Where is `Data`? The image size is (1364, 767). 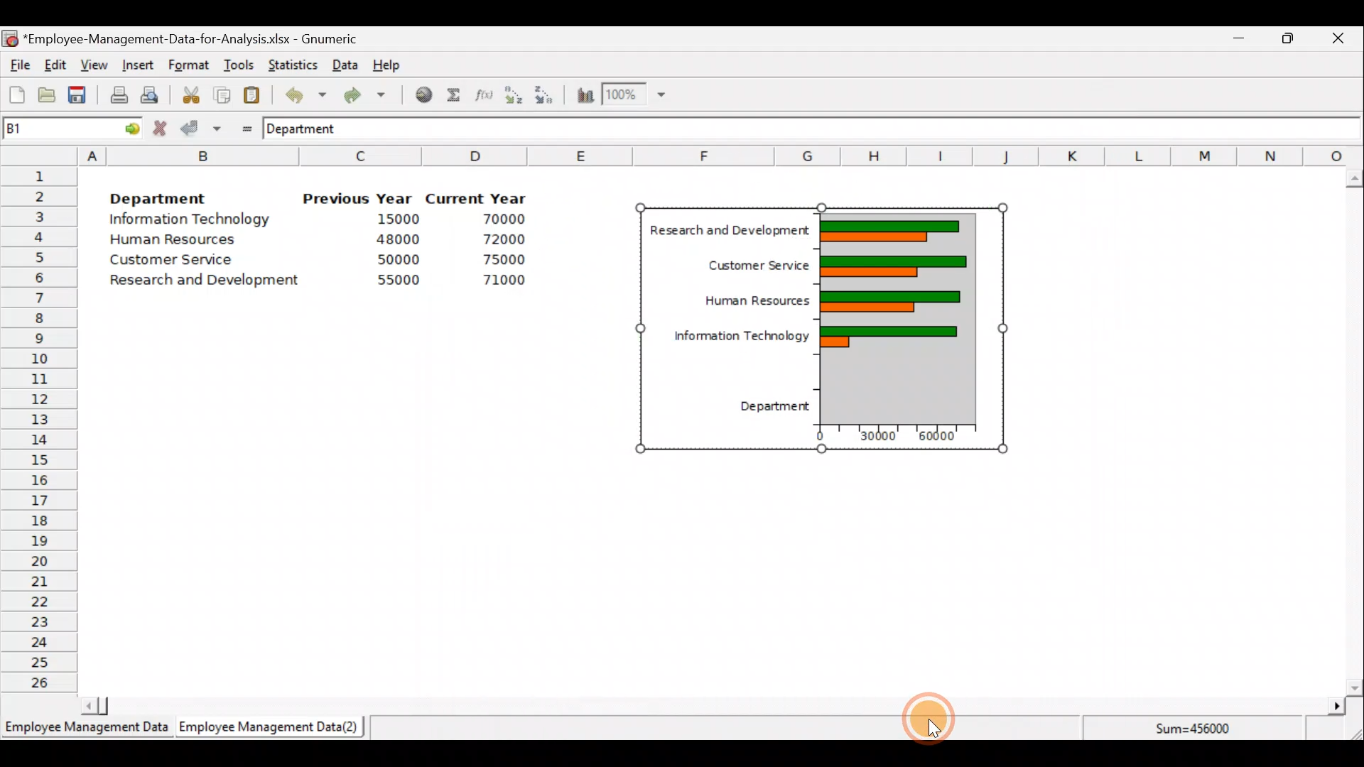 Data is located at coordinates (345, 65).